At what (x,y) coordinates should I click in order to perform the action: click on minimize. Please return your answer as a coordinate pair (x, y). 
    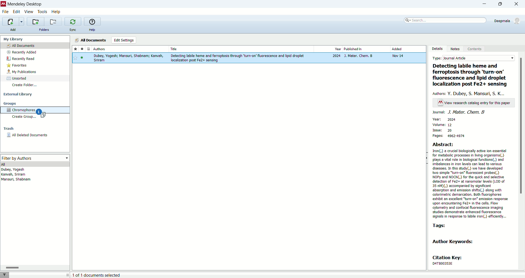
    Looking at the image, I should click on (483, 4).